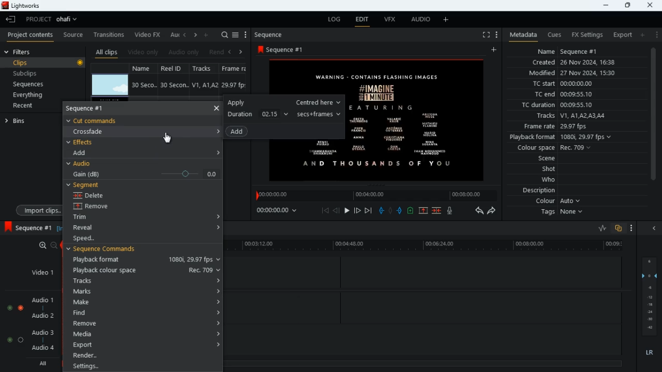  What do you see at coordinates (412, 212) in the screenshot?
I see `new` at bounding box center [412, 212].